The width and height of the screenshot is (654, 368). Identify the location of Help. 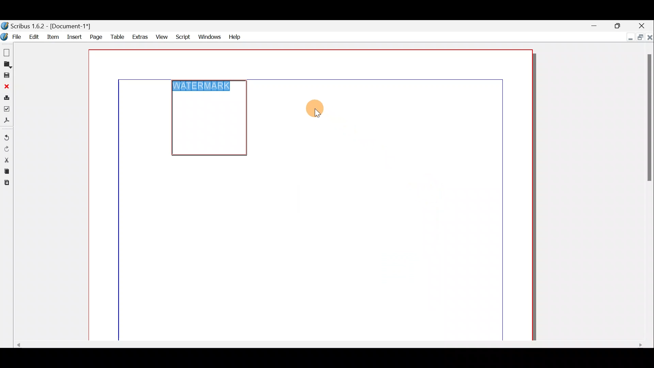
(234, 36).